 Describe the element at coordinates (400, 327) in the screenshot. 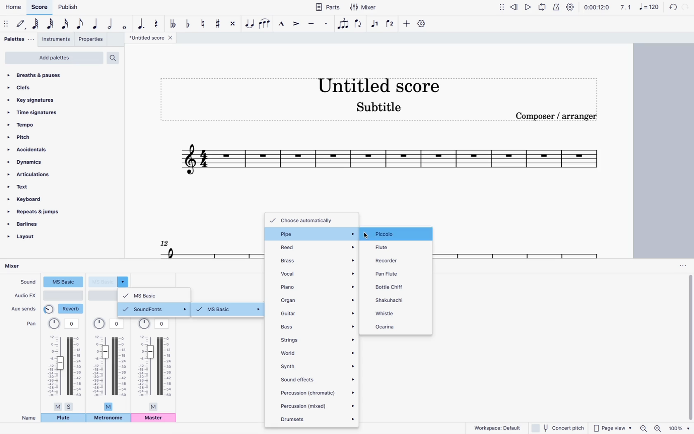

I see `ocarina` at that location.